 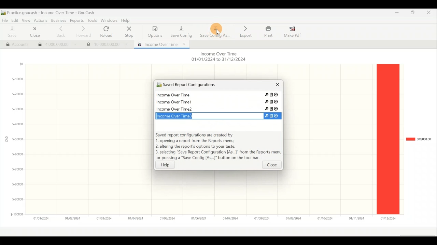 What do you see at coordinates (217, 109) in the screenshot?
I see `Saved report 3` at bounding box center [217, 109].